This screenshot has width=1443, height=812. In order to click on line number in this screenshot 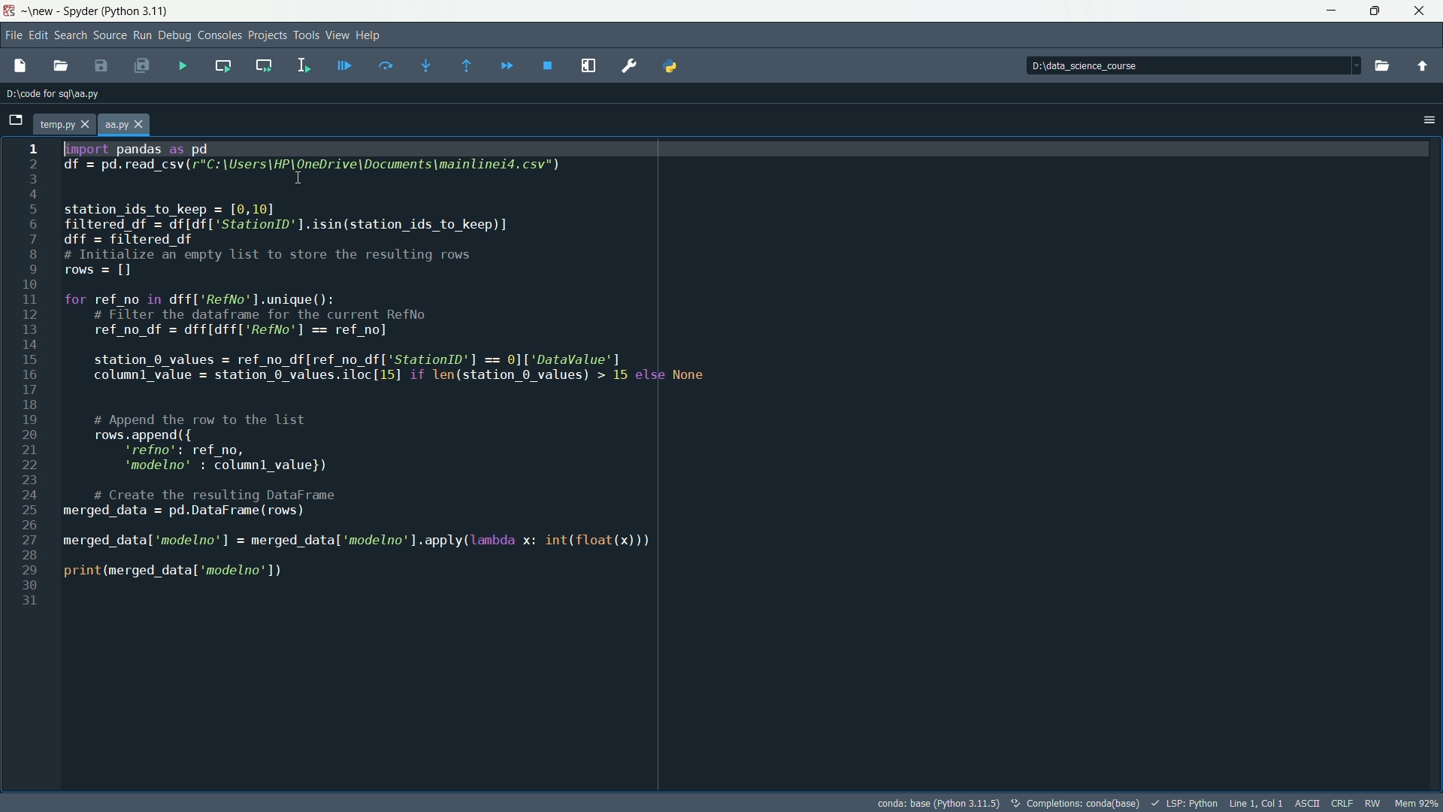, I will do `click(30, 381)`.